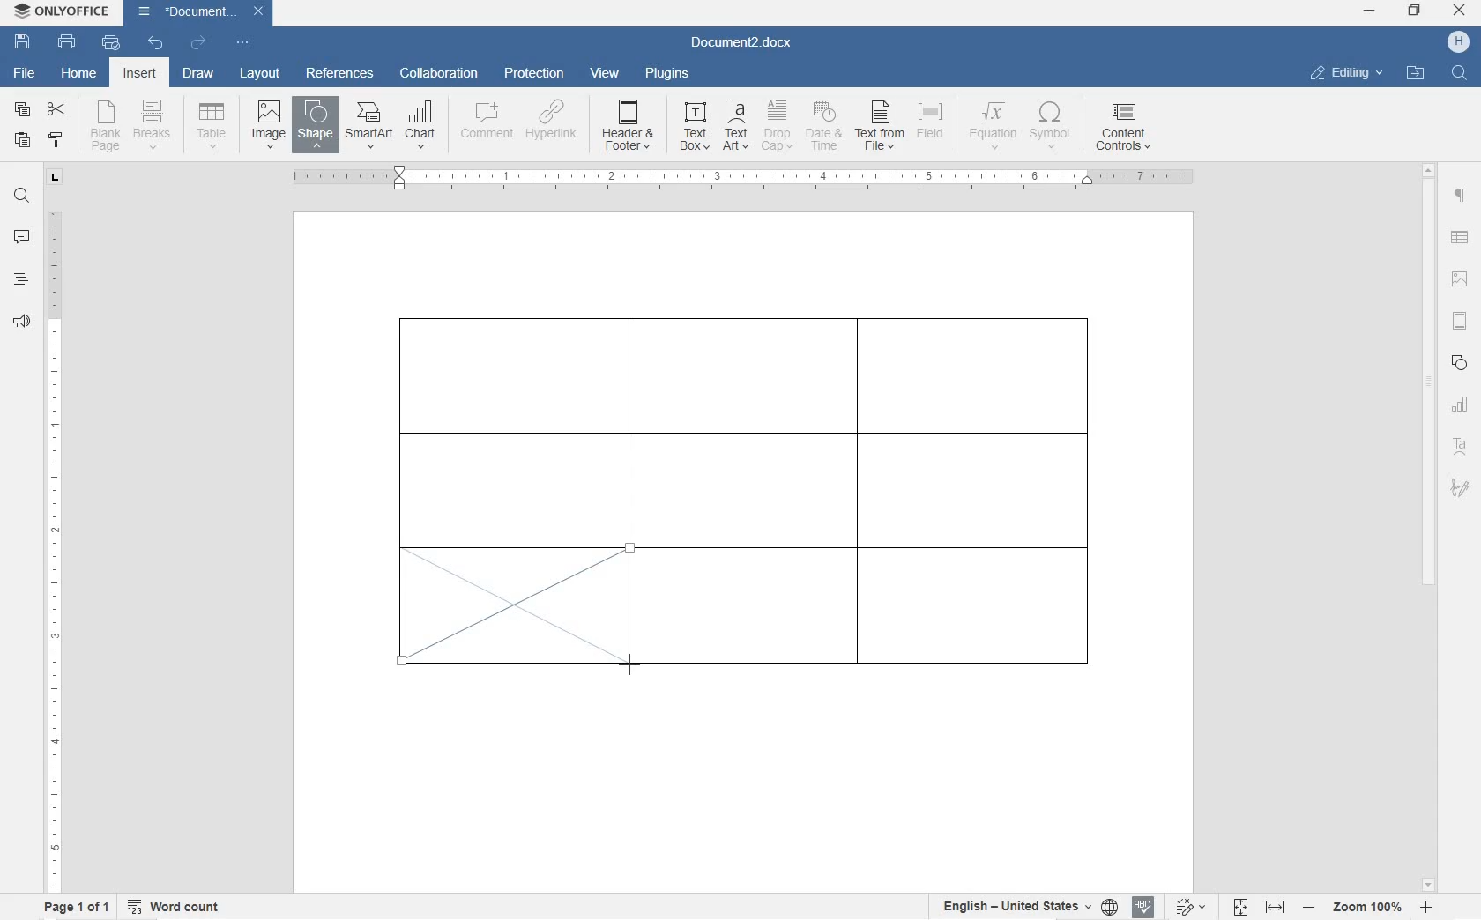 The image size is (1481, 920). What do you see at coordinates (56, 180) in the screenshot?
I see `tab` at bounding box center [56, 180].